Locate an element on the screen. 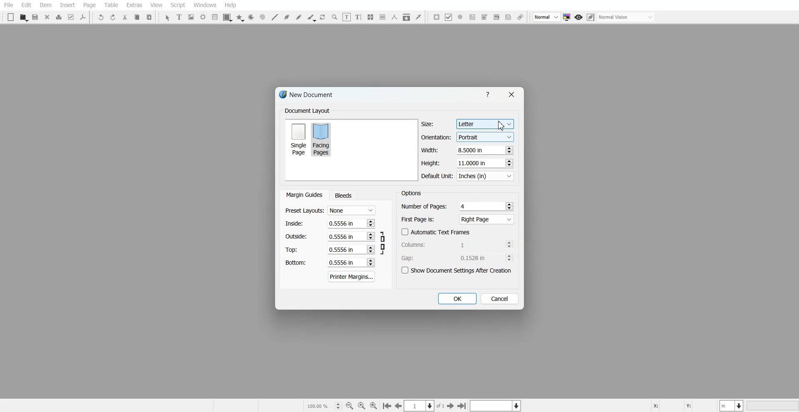  Select image preview Quality is located at coordinates (547, 17).